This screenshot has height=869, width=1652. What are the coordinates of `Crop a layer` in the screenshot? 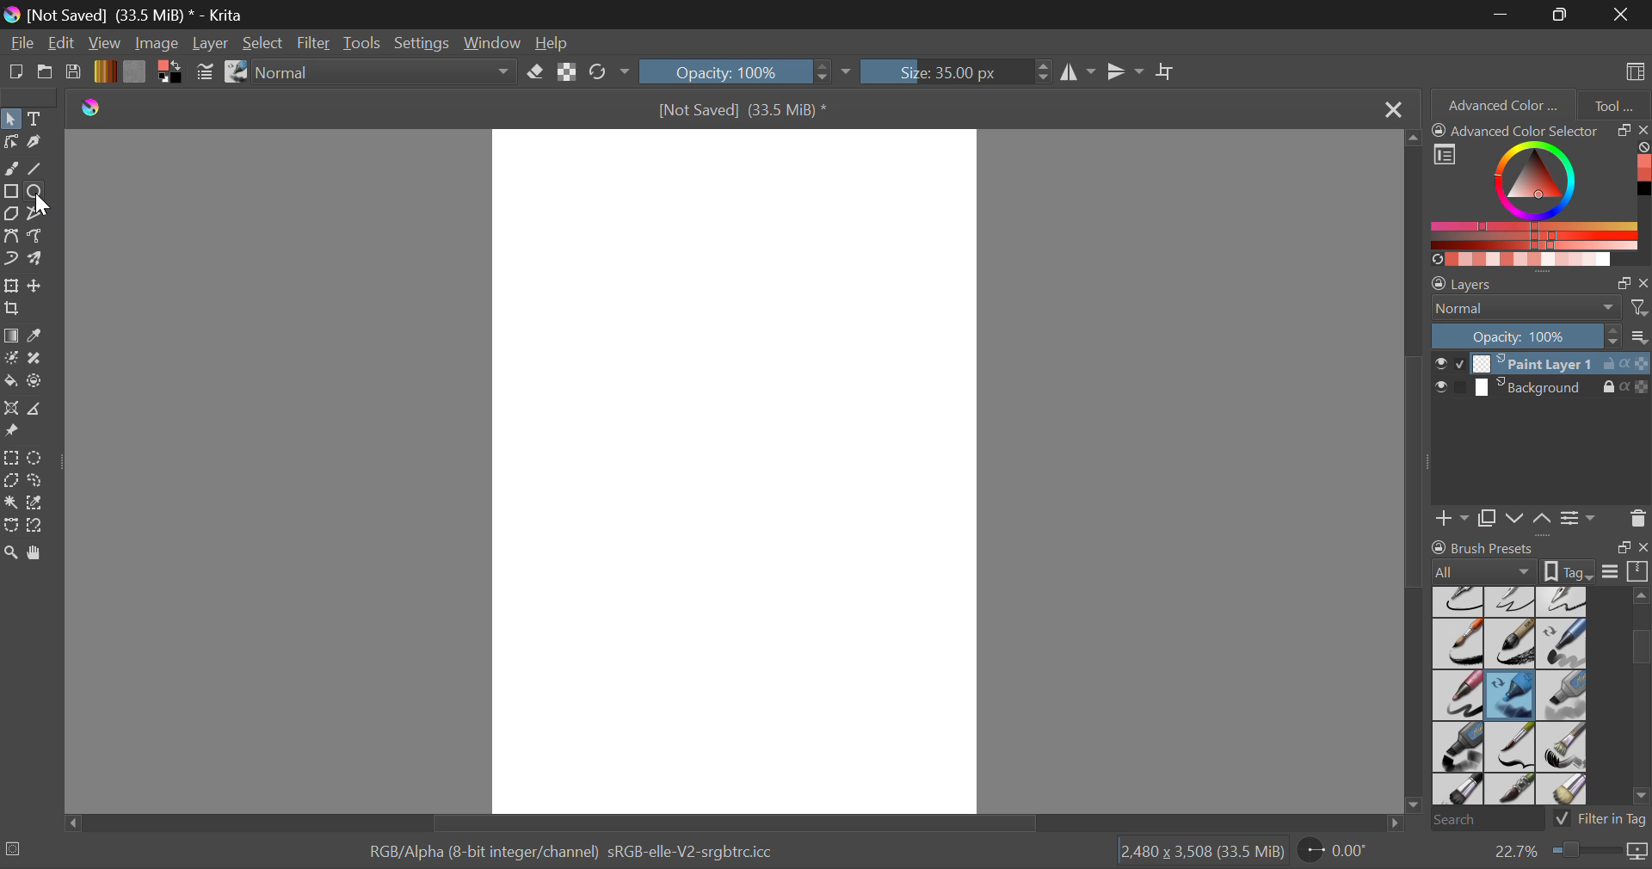 It's located at (12, 311).